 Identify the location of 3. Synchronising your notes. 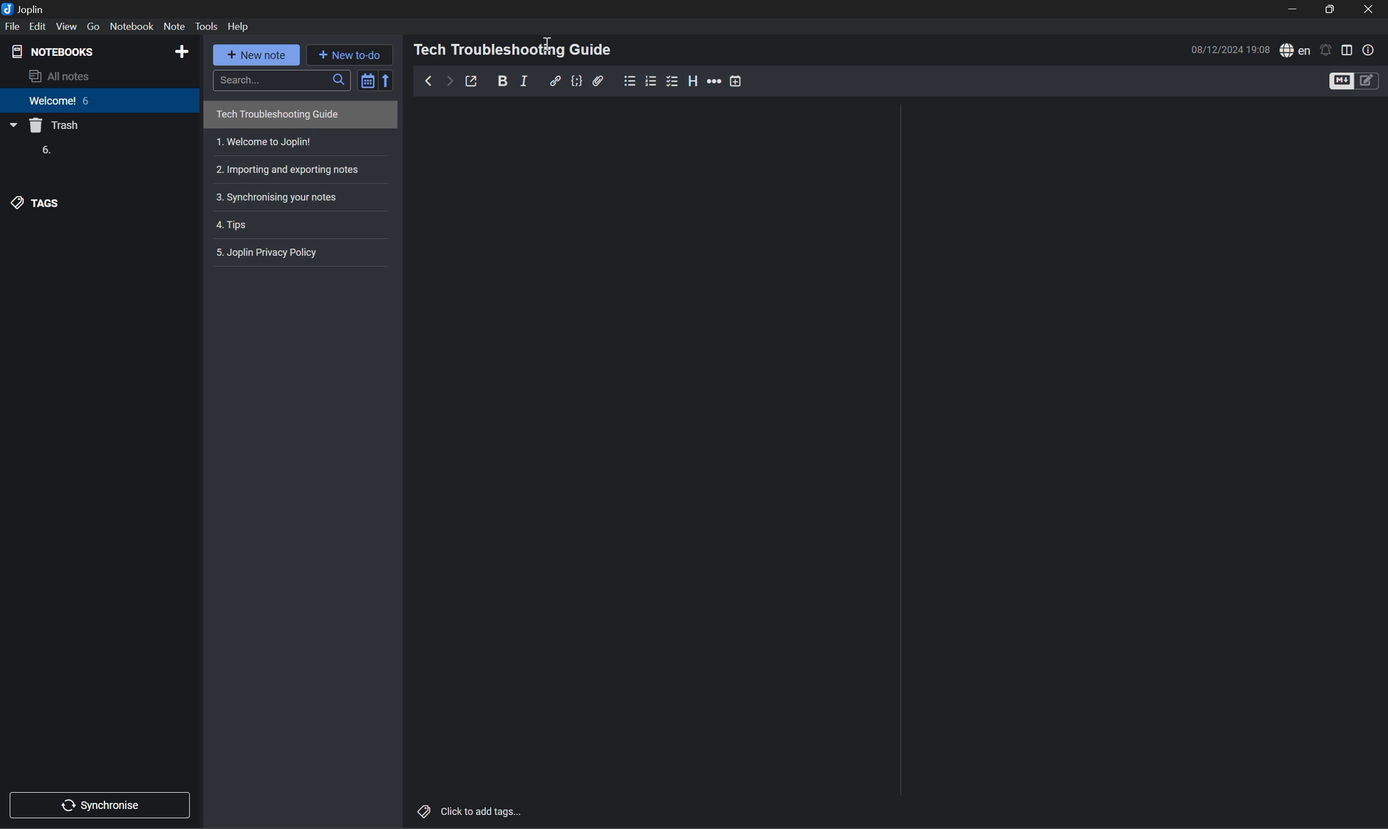
(280, 197).